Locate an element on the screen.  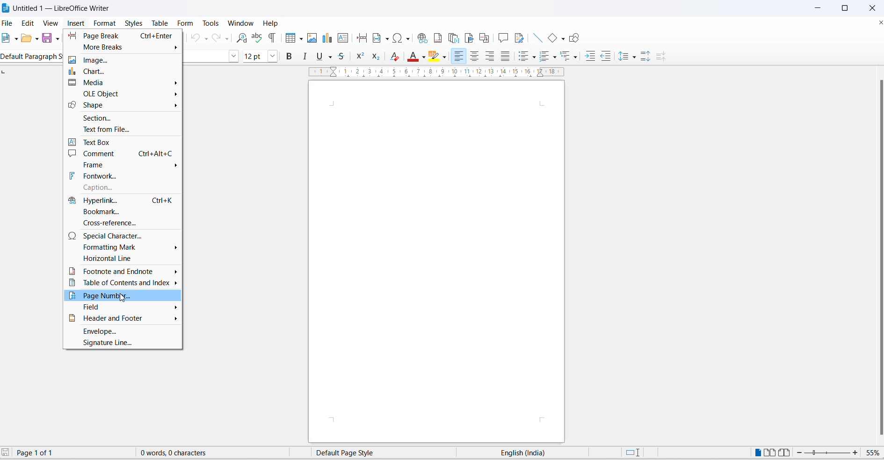
horizontal line is located at coordinates (123, 259).